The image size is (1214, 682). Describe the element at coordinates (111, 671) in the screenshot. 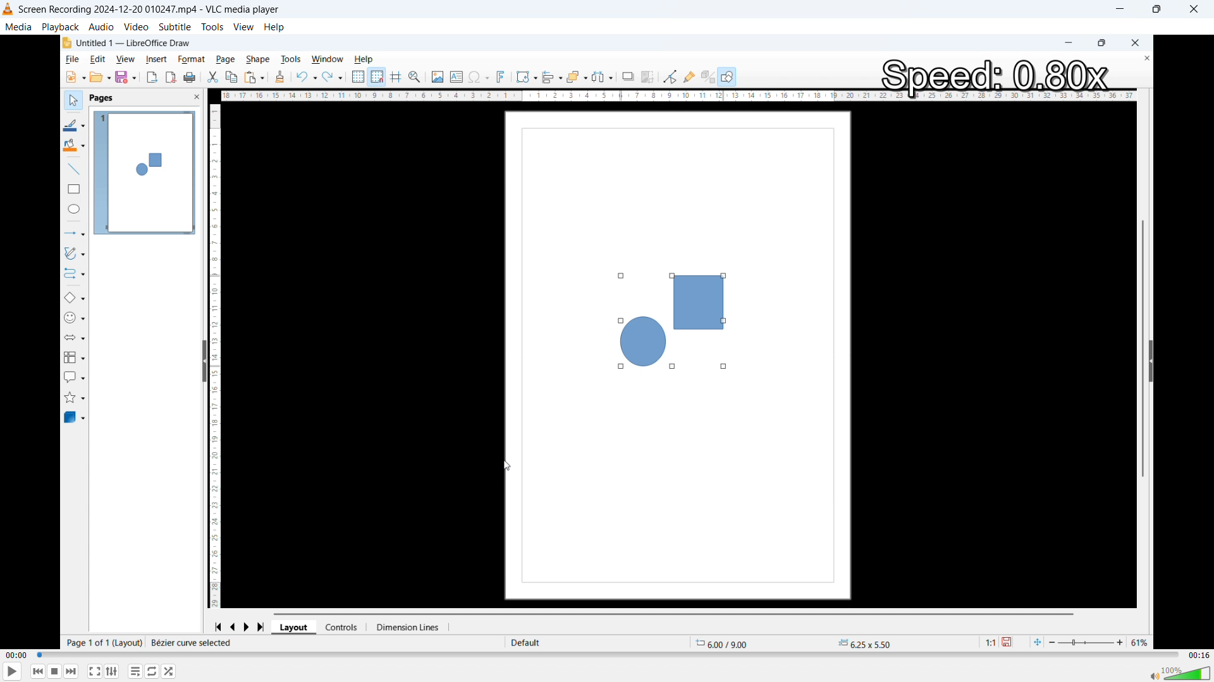

I see `Show advanced settings ` at that location.